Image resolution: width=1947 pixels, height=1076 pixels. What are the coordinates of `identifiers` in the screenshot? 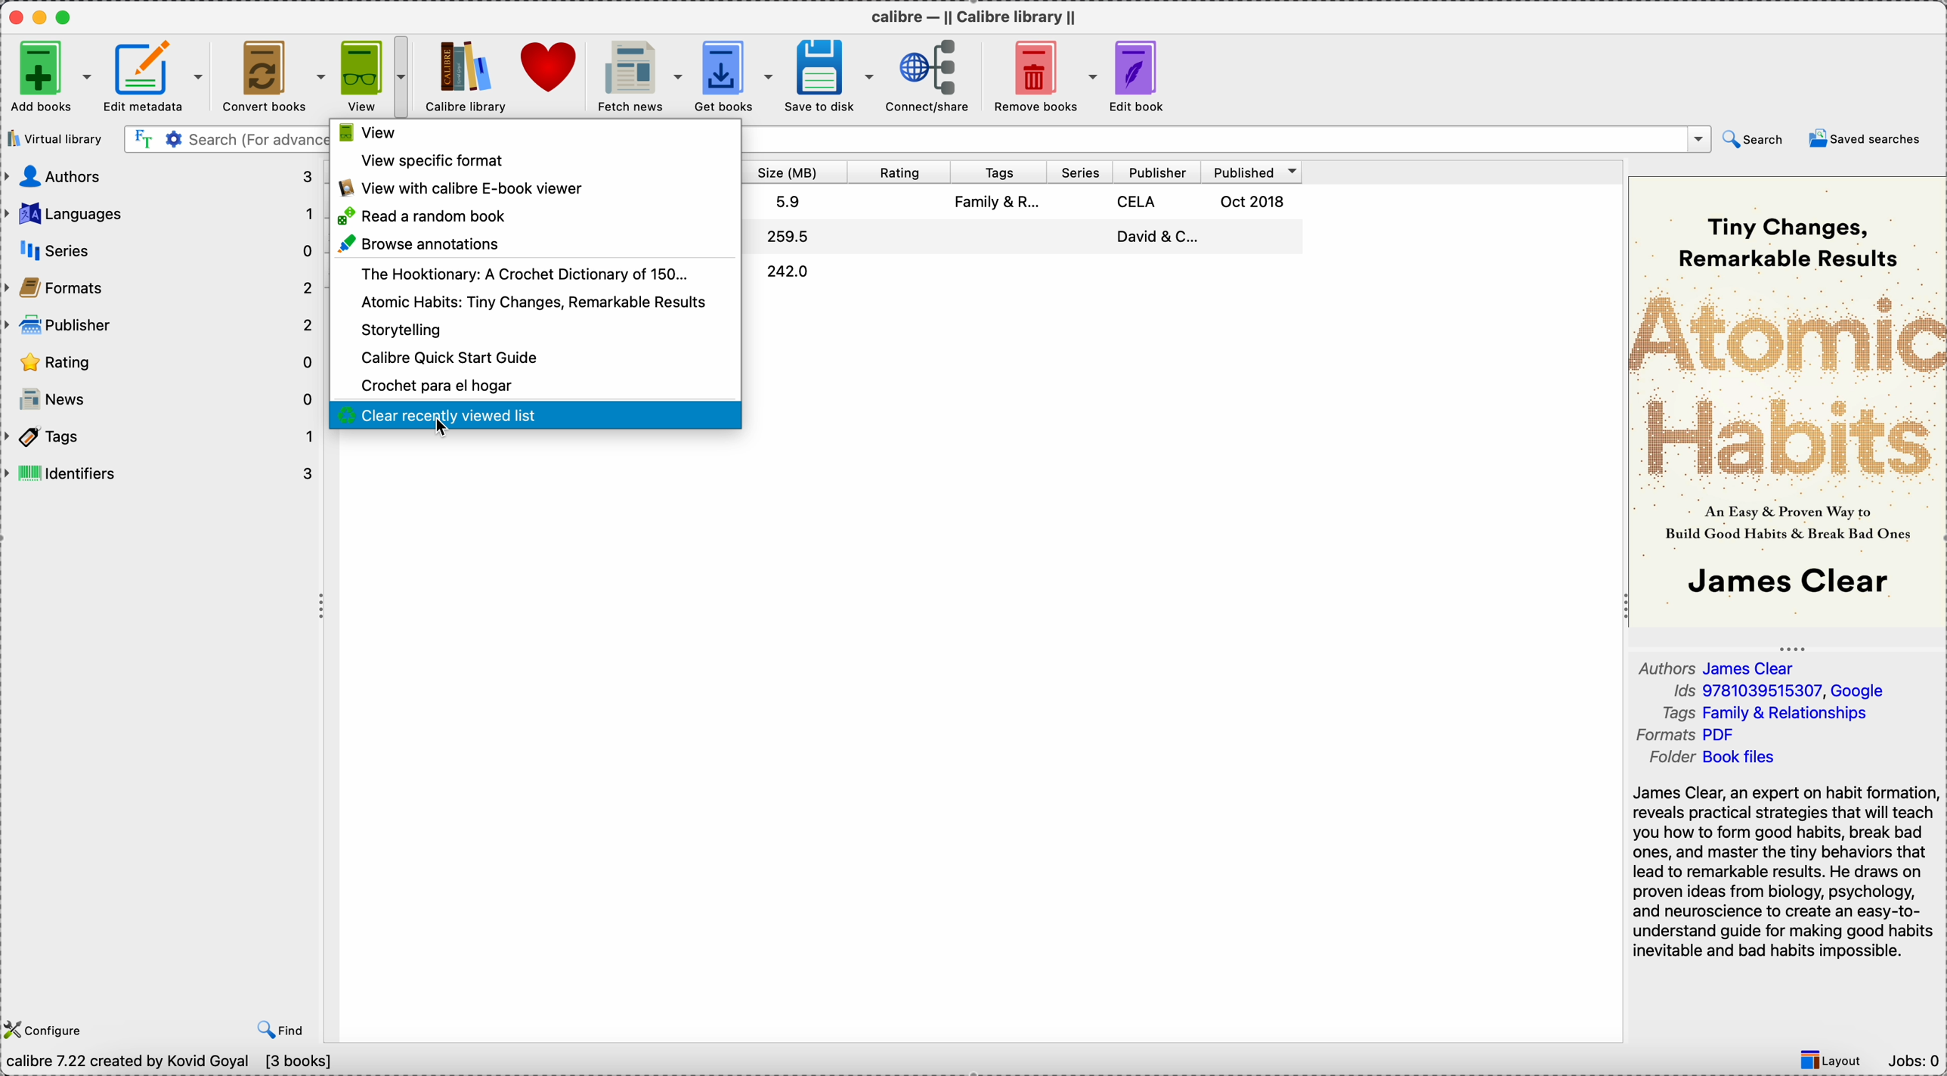 It's located at (161, 473).